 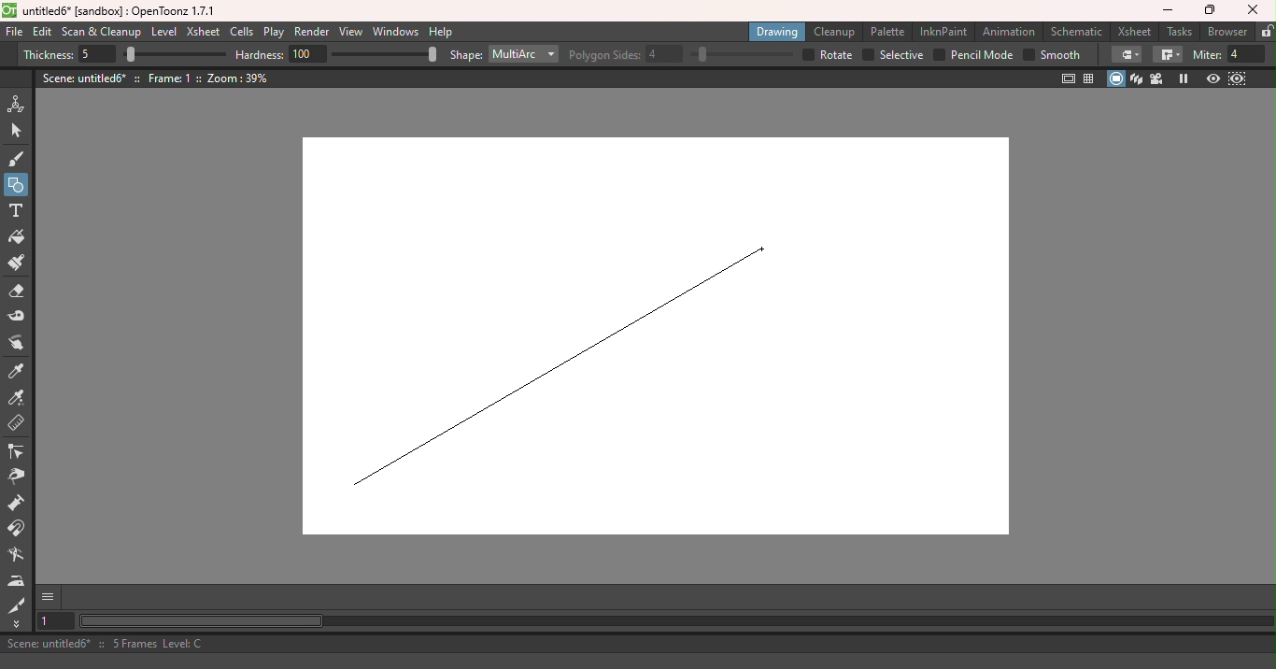 What do you see at coordinates (282, 54) in the screenshot?
I see `Hardness` at bounding box center [282, 54].